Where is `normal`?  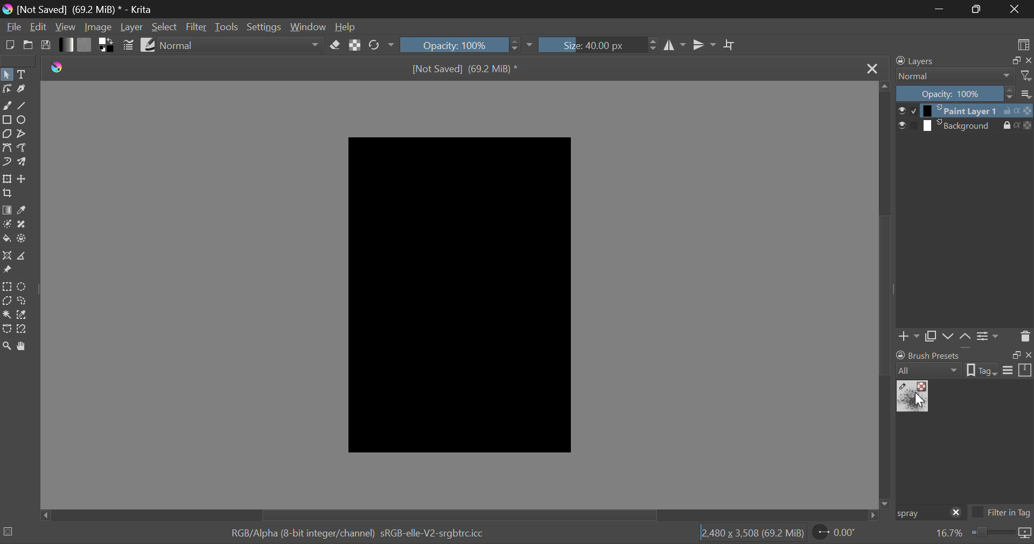
normal is located at coordinates (955, 76).